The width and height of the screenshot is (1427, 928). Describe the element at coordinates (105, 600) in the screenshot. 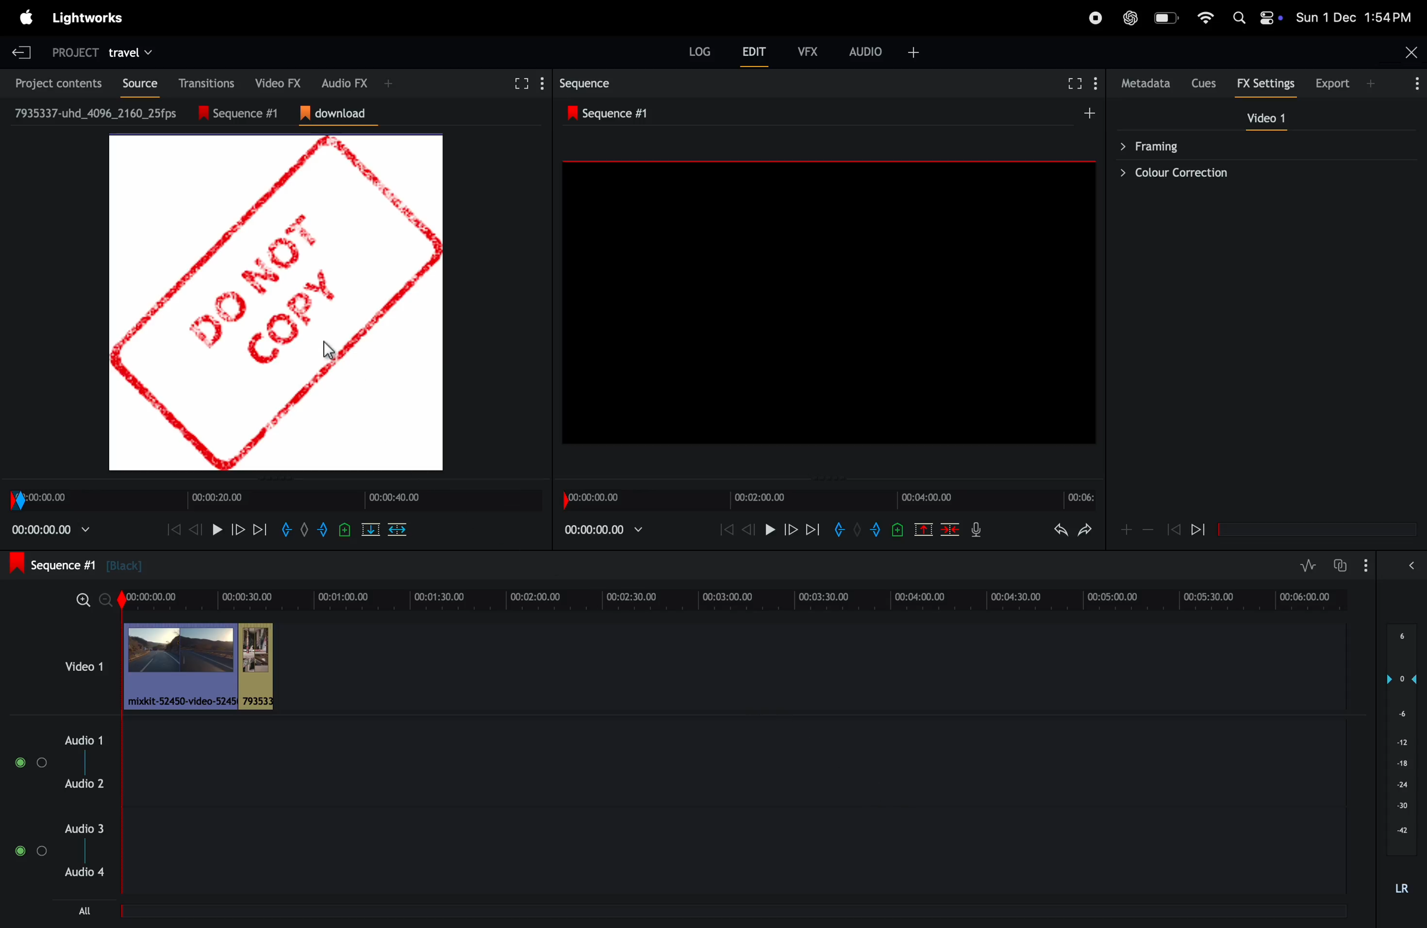

I see `Zoom out` at that location.